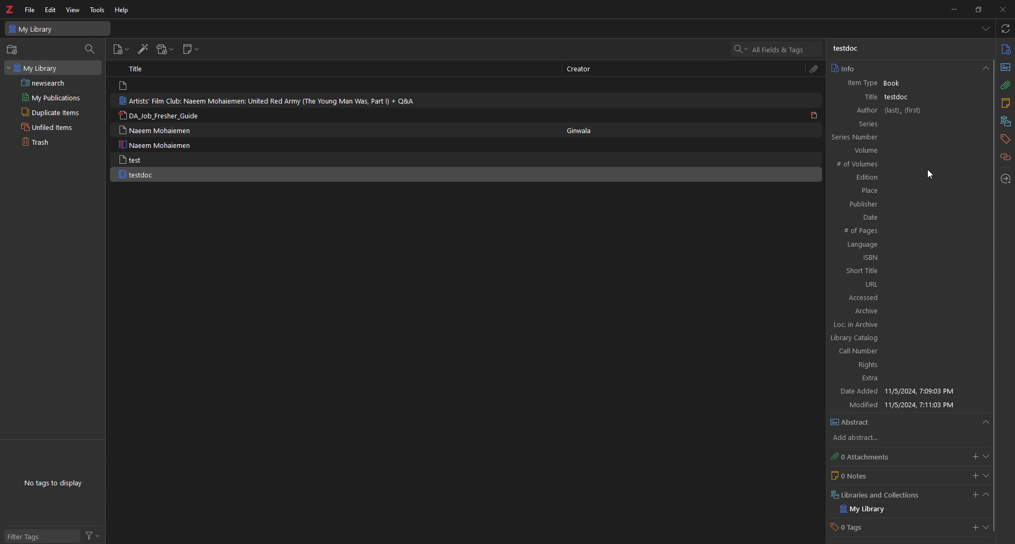 Image resolution: width=1015 pixels, height=544 pixels. I want to click on No tags to display, so click(56, 483).